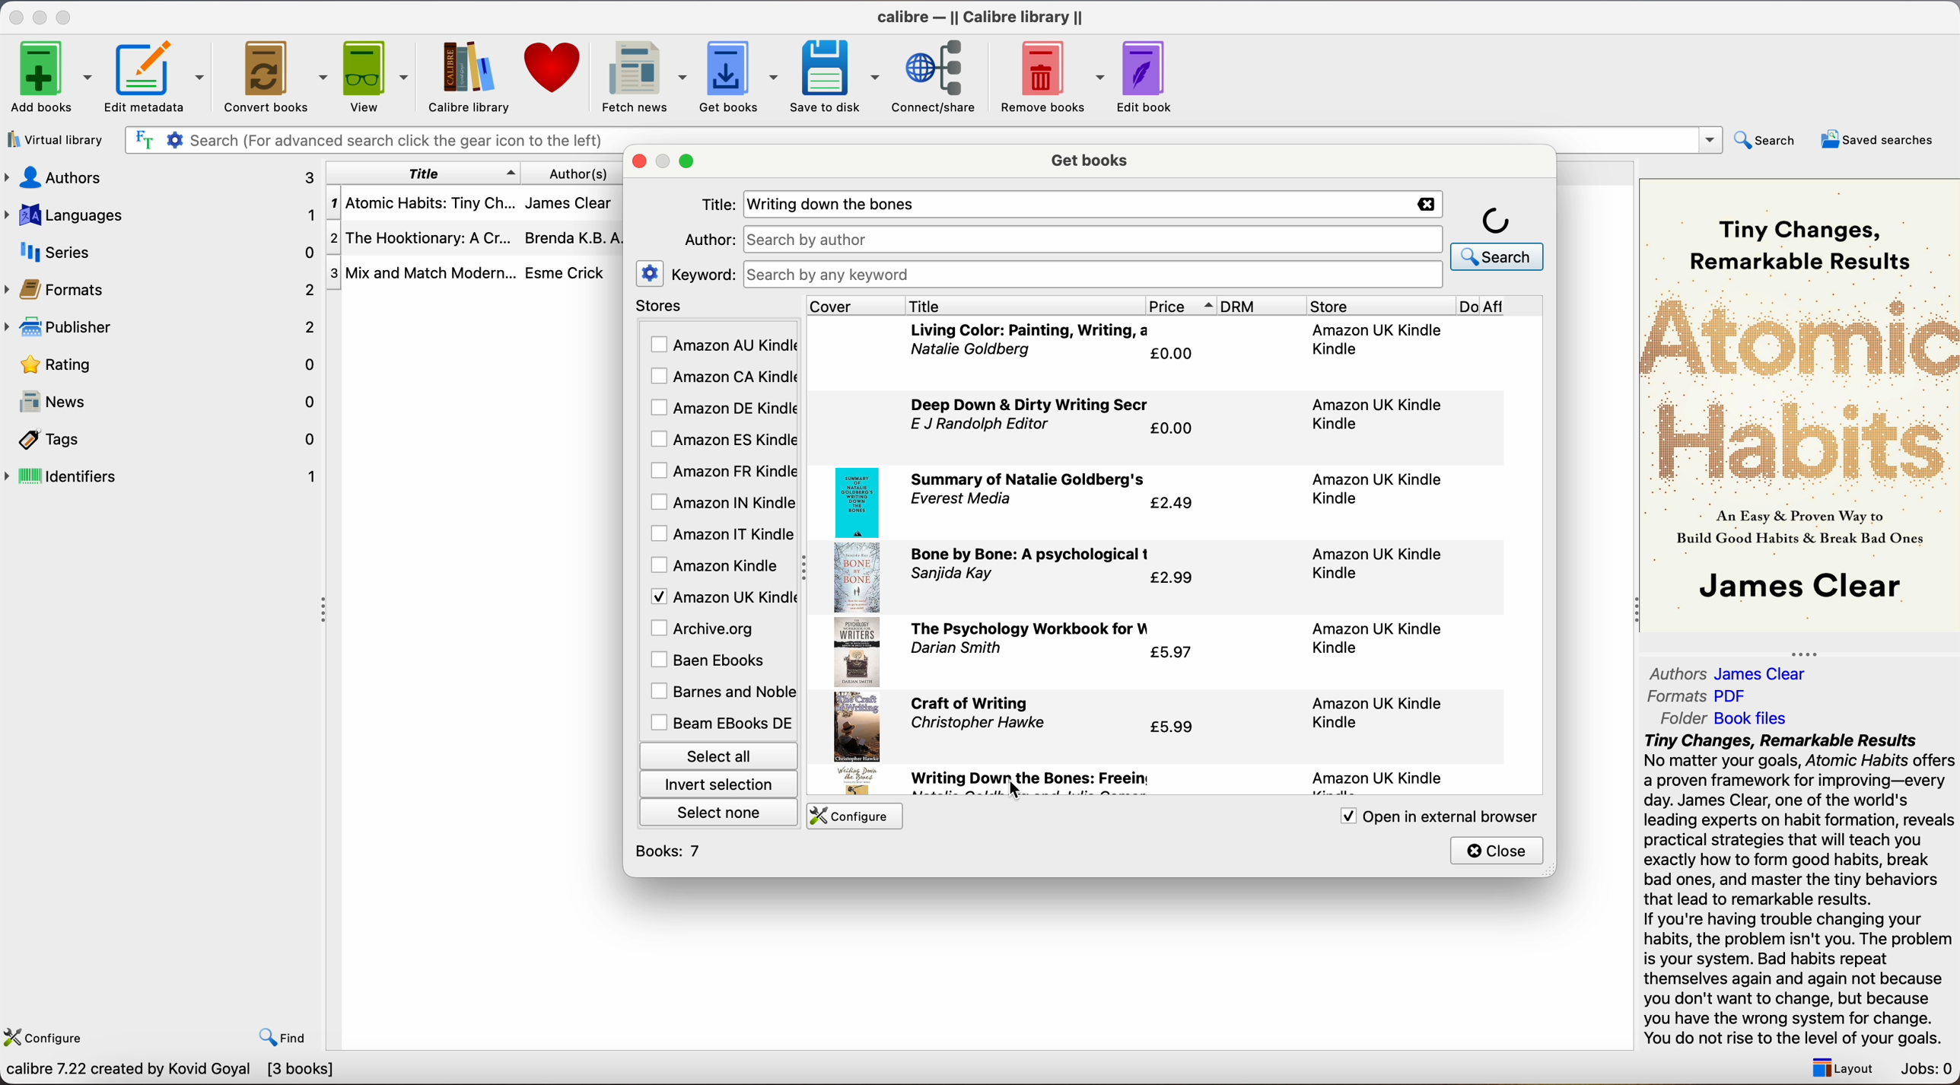 The height and width of the screenshot is (1085, 1960). Describe the element at coordinates (1838, 1067) in the screenshot. I see `layout` at that location.